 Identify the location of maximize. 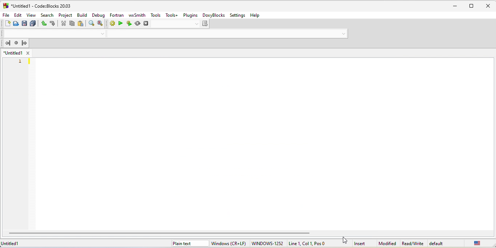
(472, 6).